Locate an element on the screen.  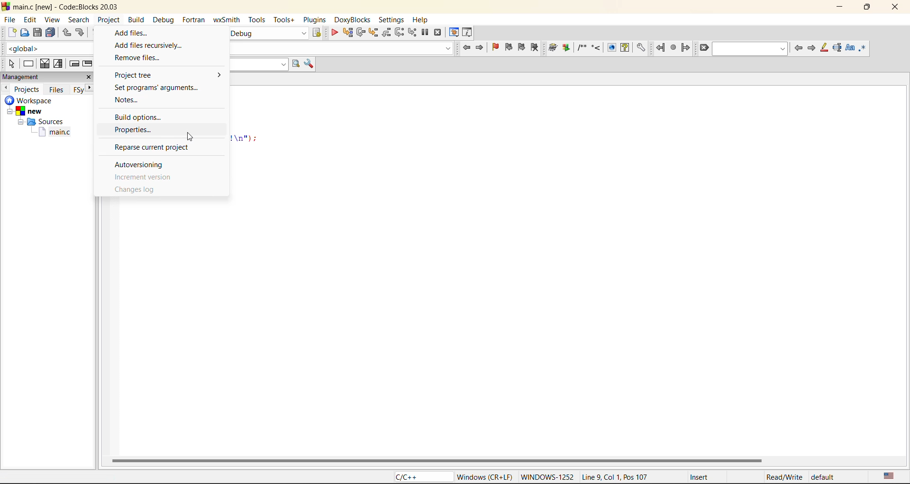
various info is located at coordinates (468, 32).